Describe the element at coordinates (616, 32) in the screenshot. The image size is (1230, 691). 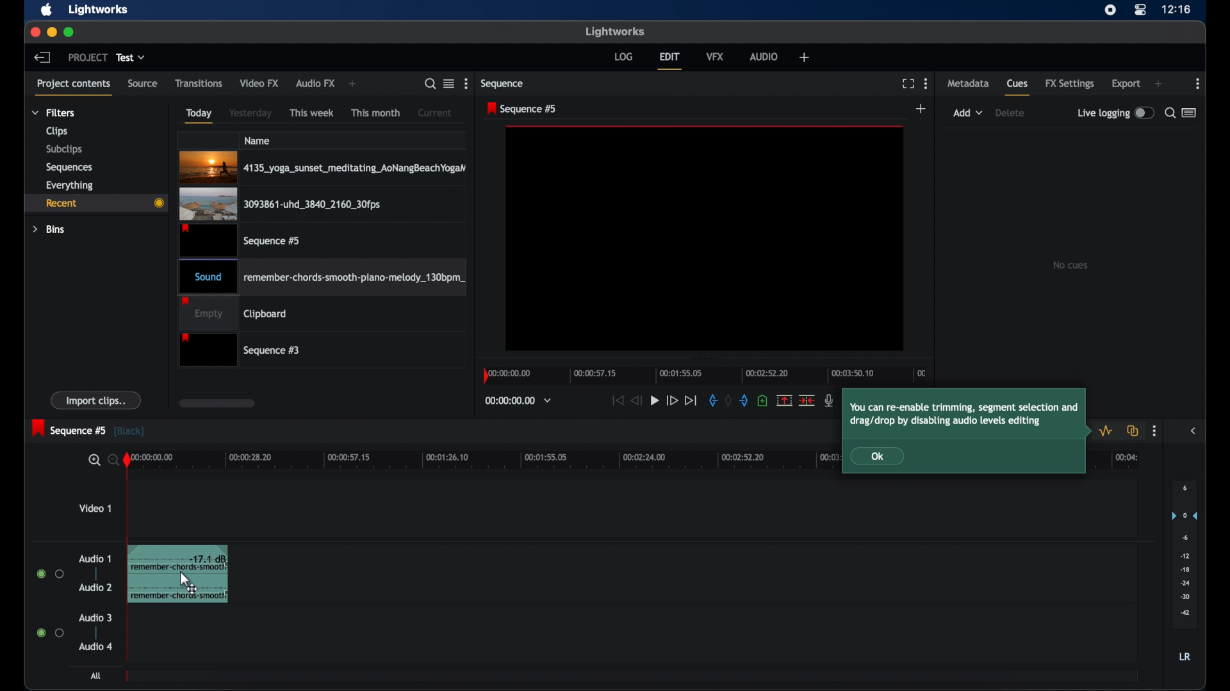
I see `lightworks` at that location.